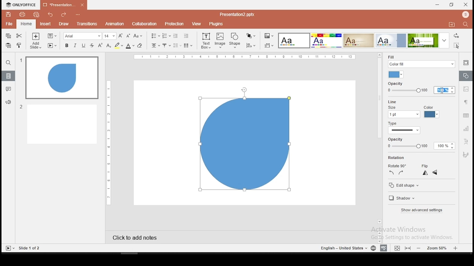 The width and height of the screenshot is (474, 266). What do you see at coordinates (419, 248) in the screenshot?
I see `zoom in` at bounding box center [419, 248].